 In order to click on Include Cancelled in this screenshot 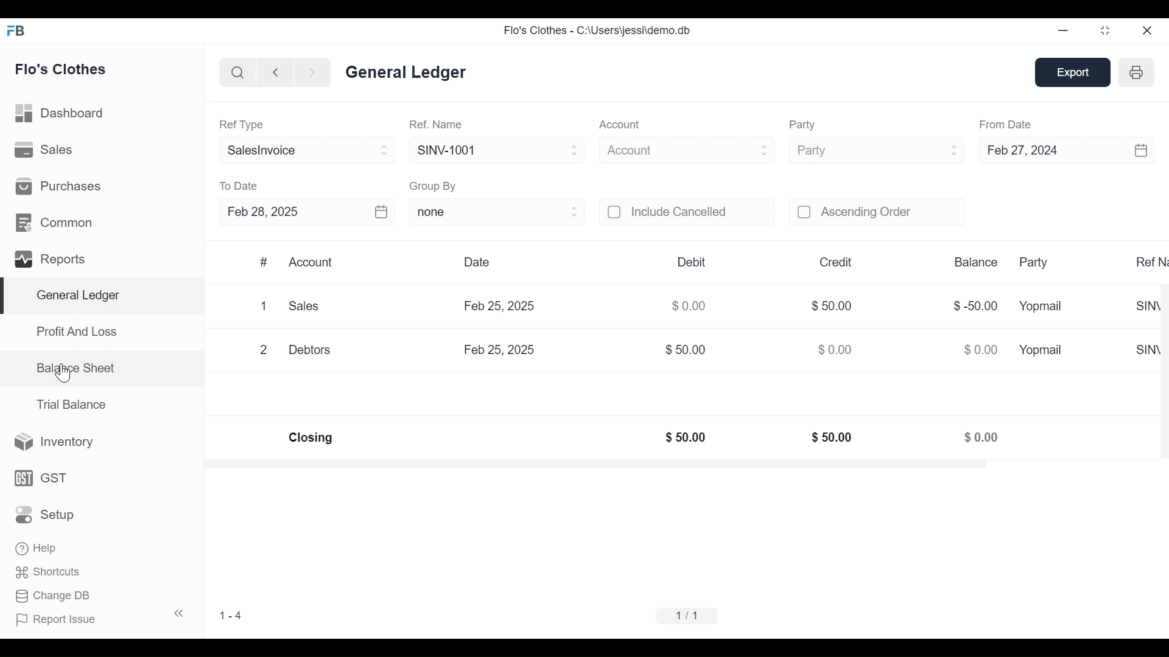, I will do `click(701, 212)`.